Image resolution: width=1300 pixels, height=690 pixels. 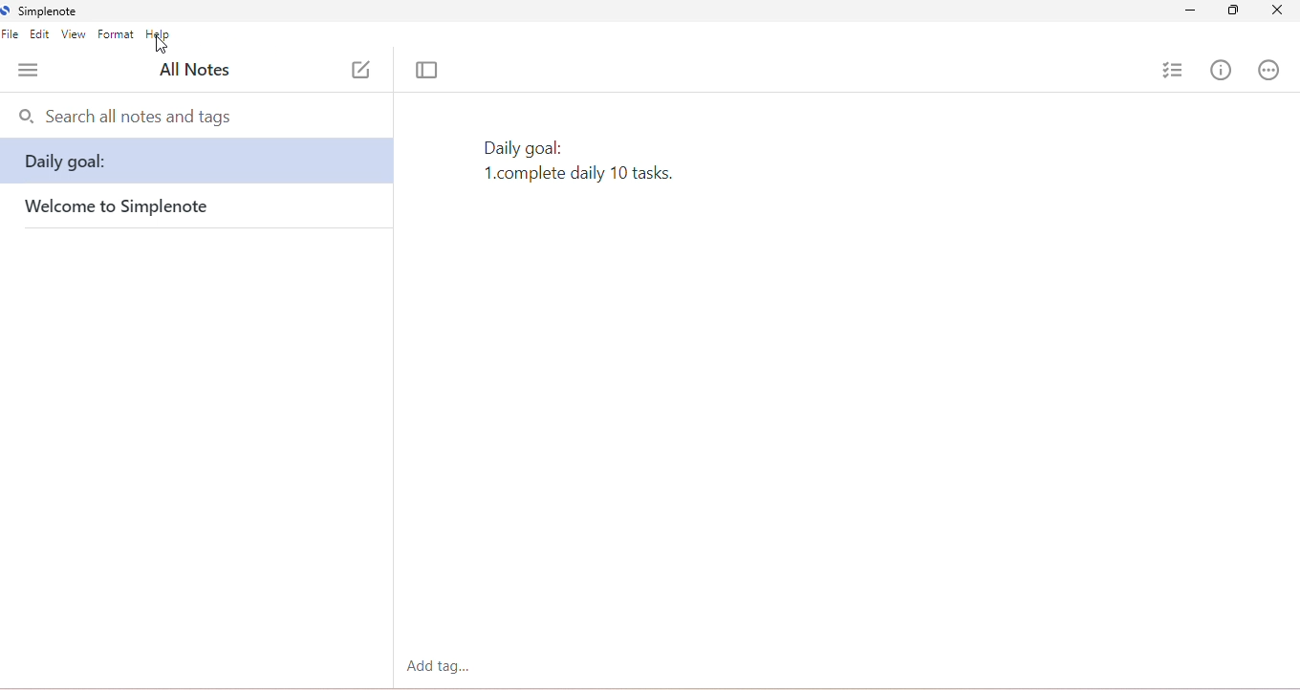 I want to click on maximize, so click(x=1234, y=12).